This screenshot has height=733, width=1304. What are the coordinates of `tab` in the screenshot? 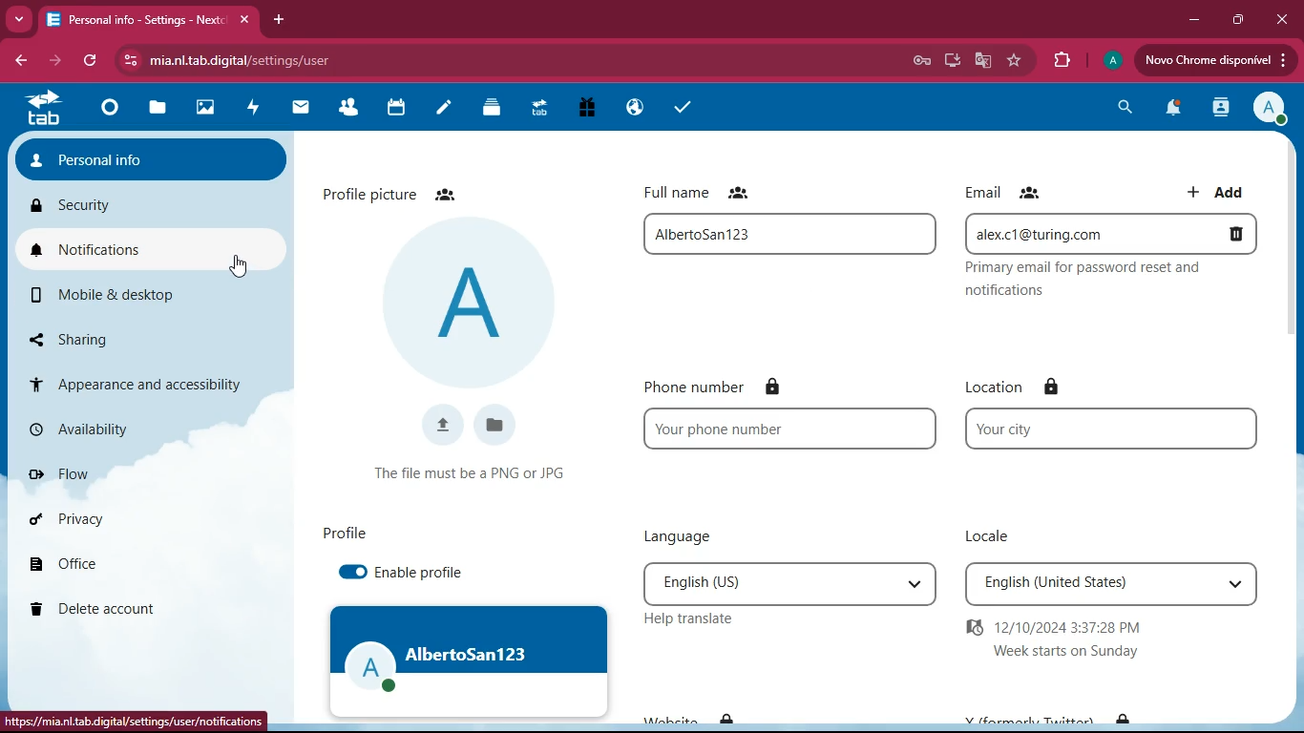 It's located at (147, 17).